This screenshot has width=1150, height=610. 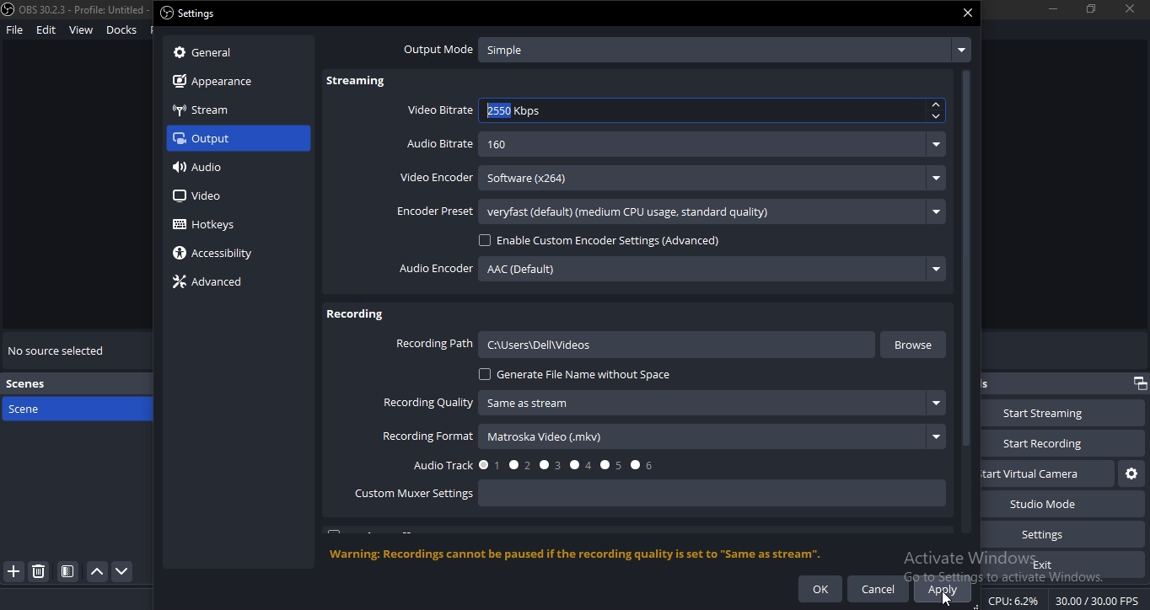 I want to click on close, so click(x=1131, y=9).